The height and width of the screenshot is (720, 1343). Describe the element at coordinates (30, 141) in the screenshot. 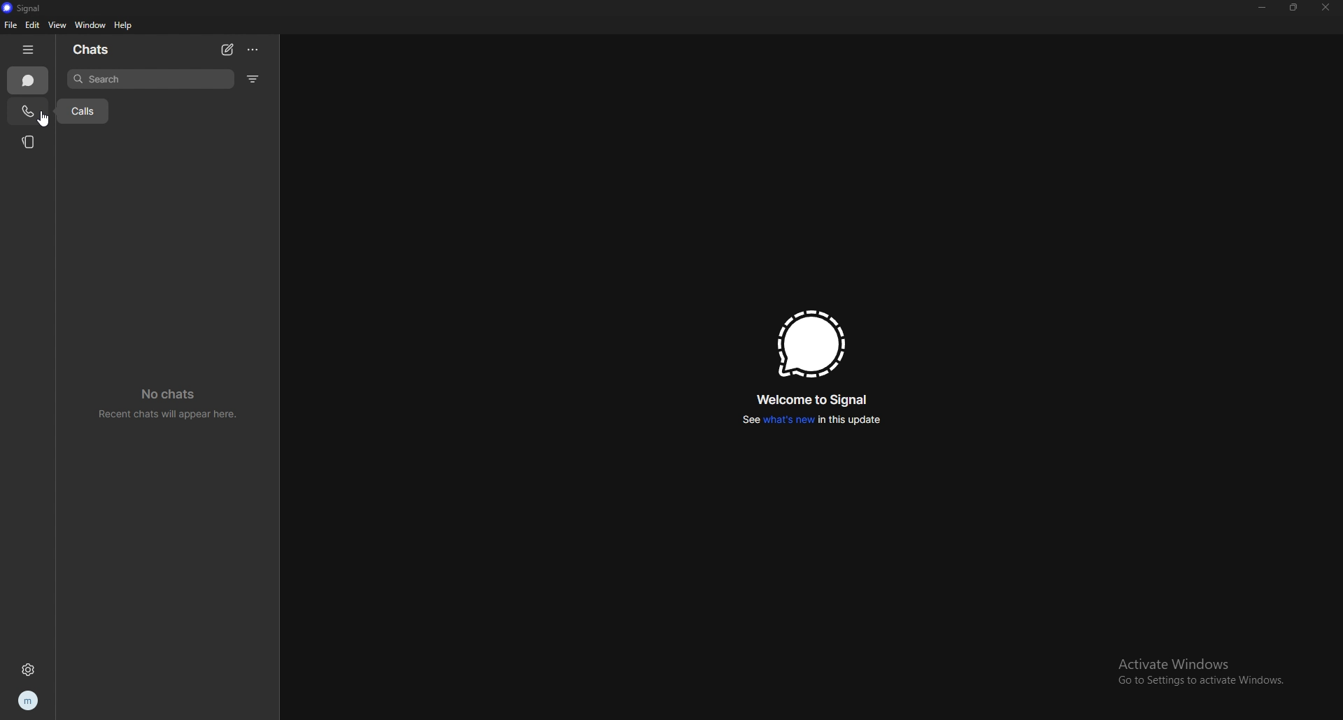

I see `stories` at that location.